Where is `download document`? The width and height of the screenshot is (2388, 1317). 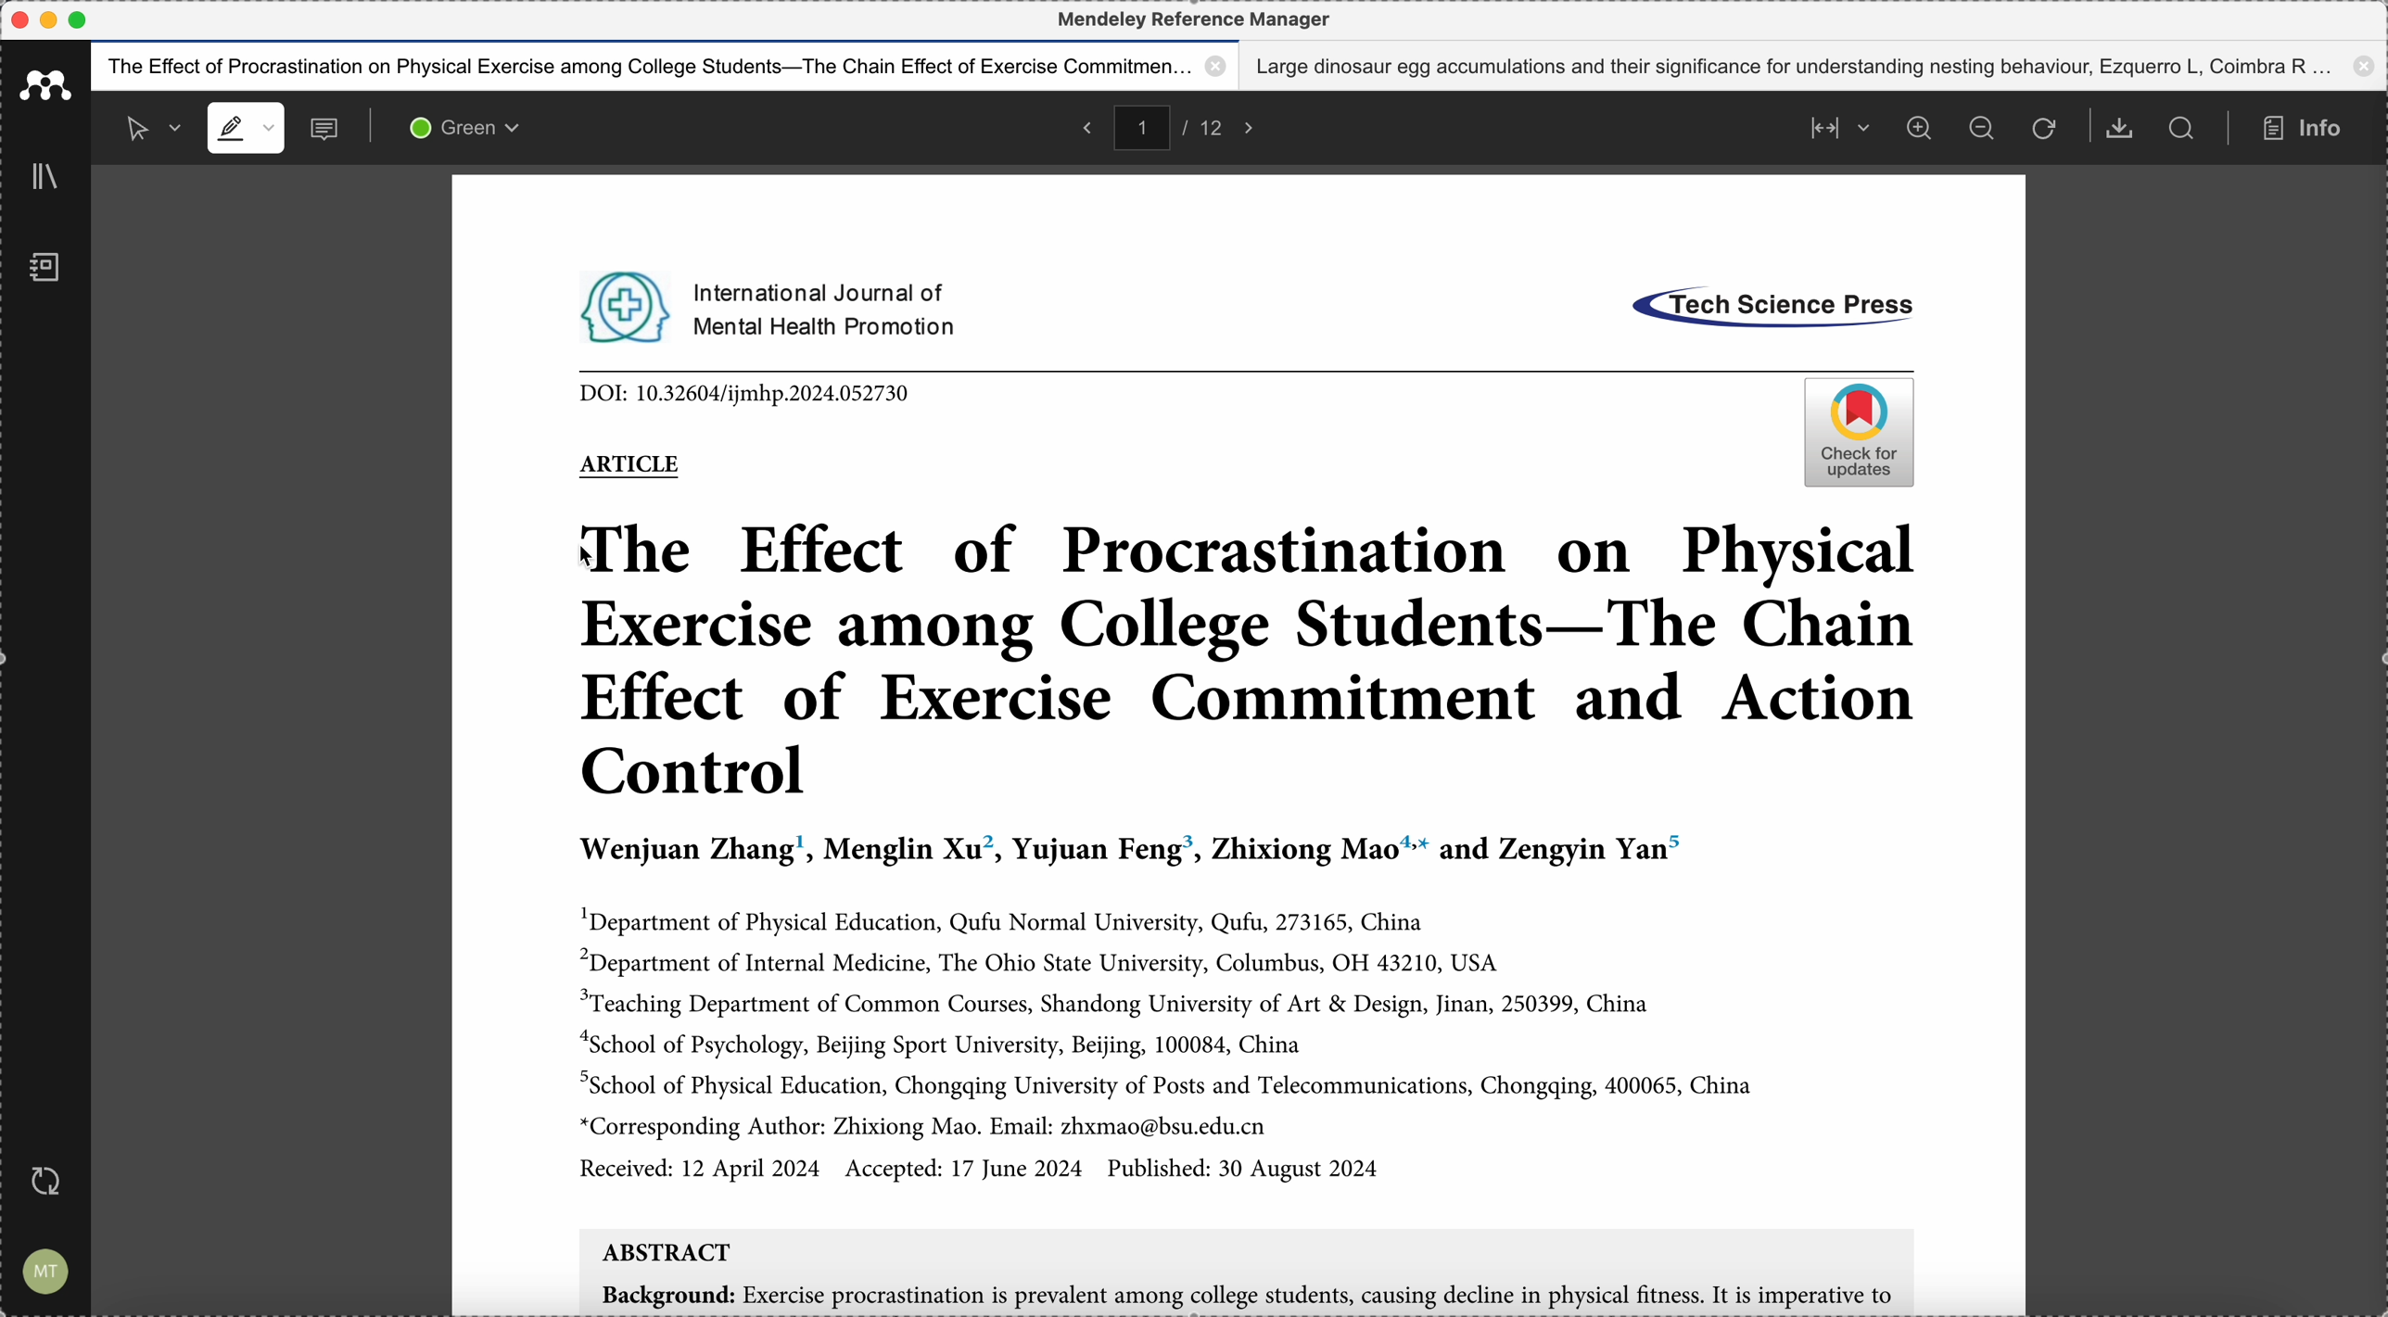
download document is located at coordinates (2121, 129).